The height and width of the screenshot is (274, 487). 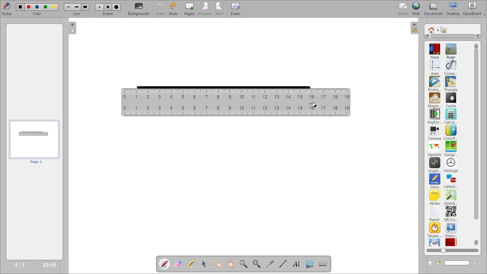 What do you see at coordinates (435, 133) in the screenshot?
I see `camera` at bounding box center [435, 133].